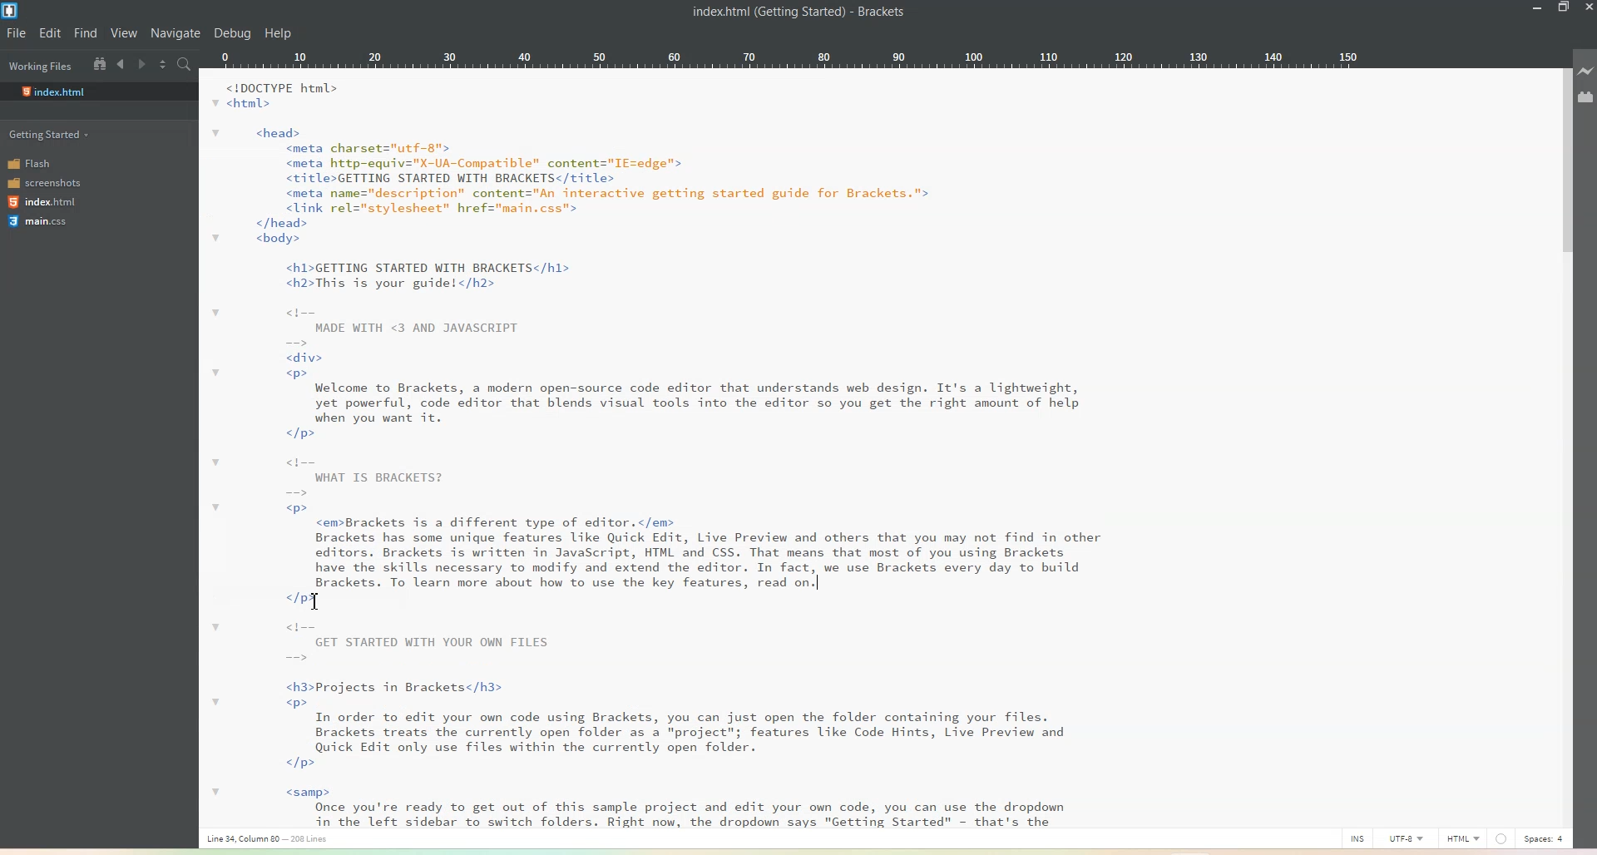  What do you see at coordinates (44, 183) in the screenshot?
I see `screenshots` at bounding box center [44, 183].